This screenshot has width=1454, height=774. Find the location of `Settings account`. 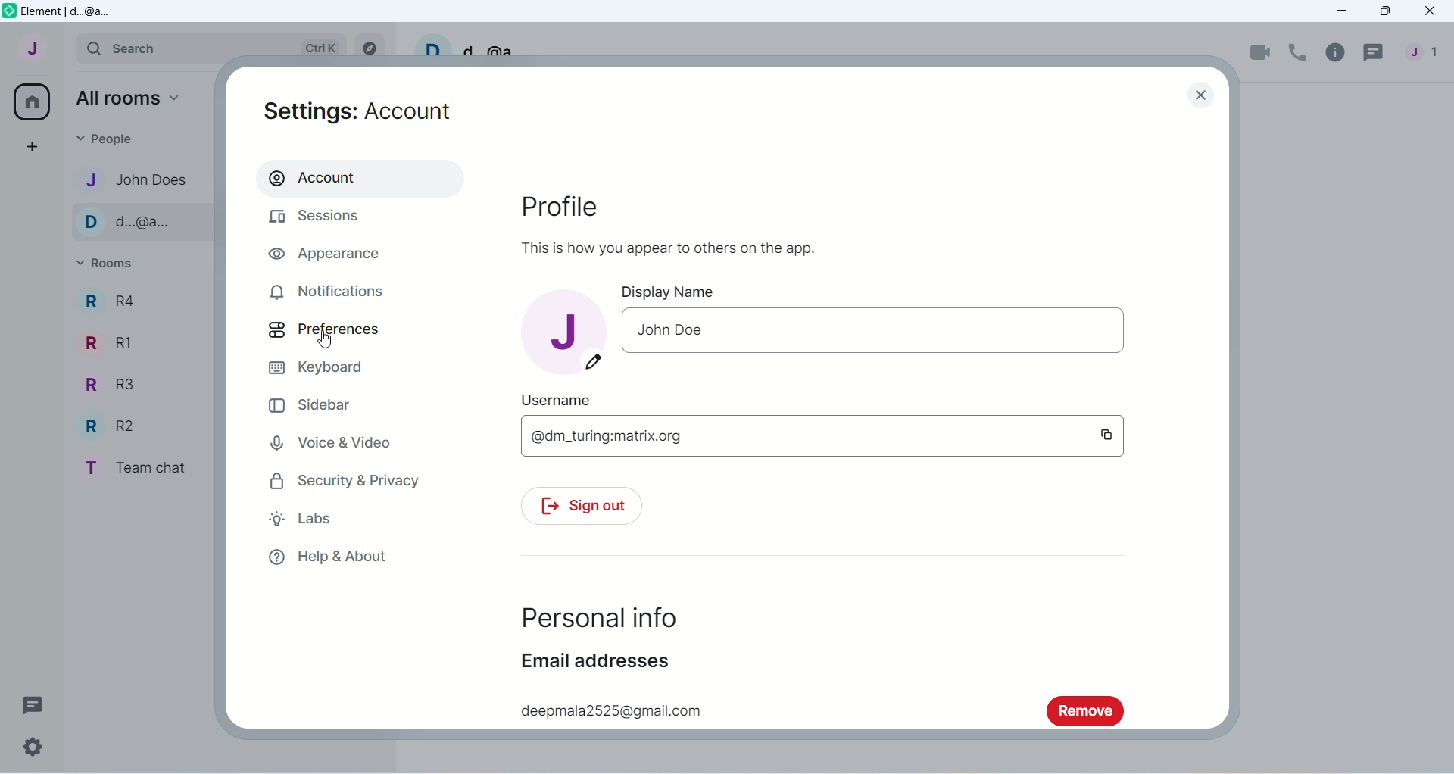

Settings account is located at coordinates (357, 114).